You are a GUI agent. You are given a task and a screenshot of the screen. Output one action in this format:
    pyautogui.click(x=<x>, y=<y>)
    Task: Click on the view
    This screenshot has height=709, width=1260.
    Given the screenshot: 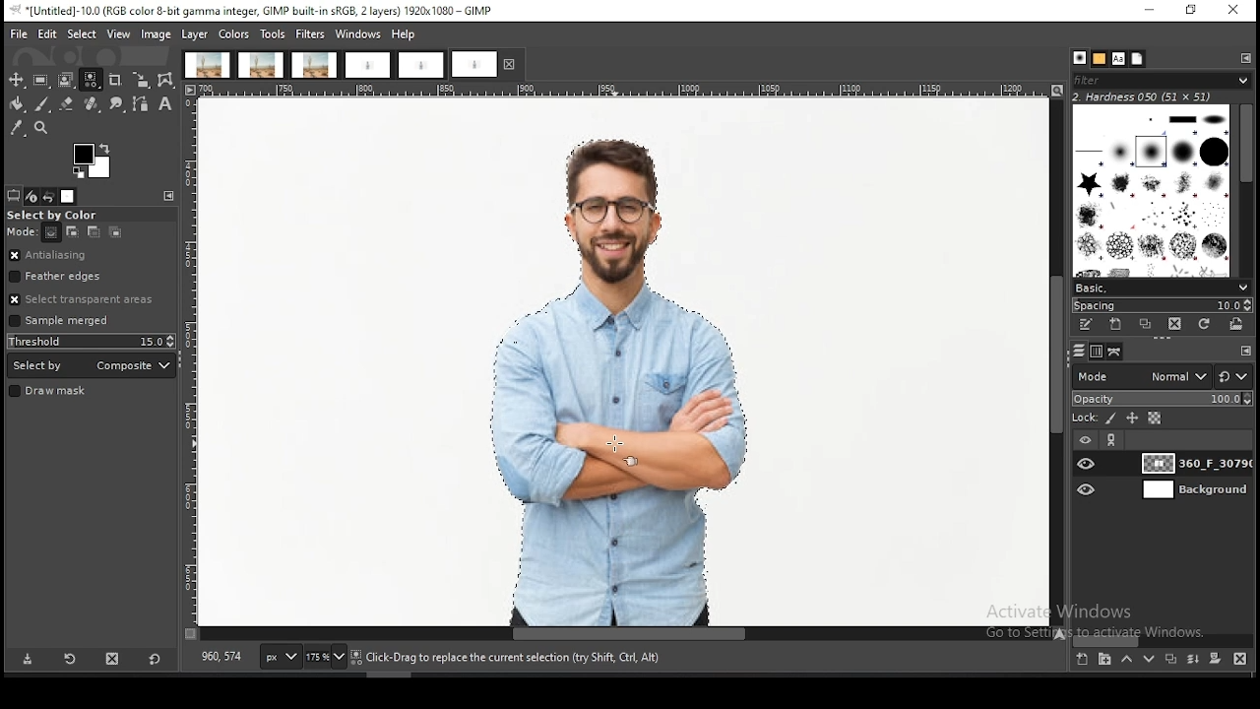 What is the action you would take?
    pyautogui.click(x=120, y=33)
    